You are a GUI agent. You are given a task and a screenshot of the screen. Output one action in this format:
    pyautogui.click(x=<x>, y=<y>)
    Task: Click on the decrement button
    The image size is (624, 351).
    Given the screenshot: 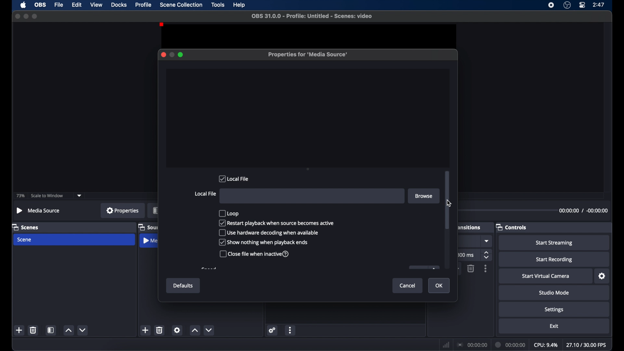 What is the action you would take?
    pyautogui.click(x=83, y=330)
    